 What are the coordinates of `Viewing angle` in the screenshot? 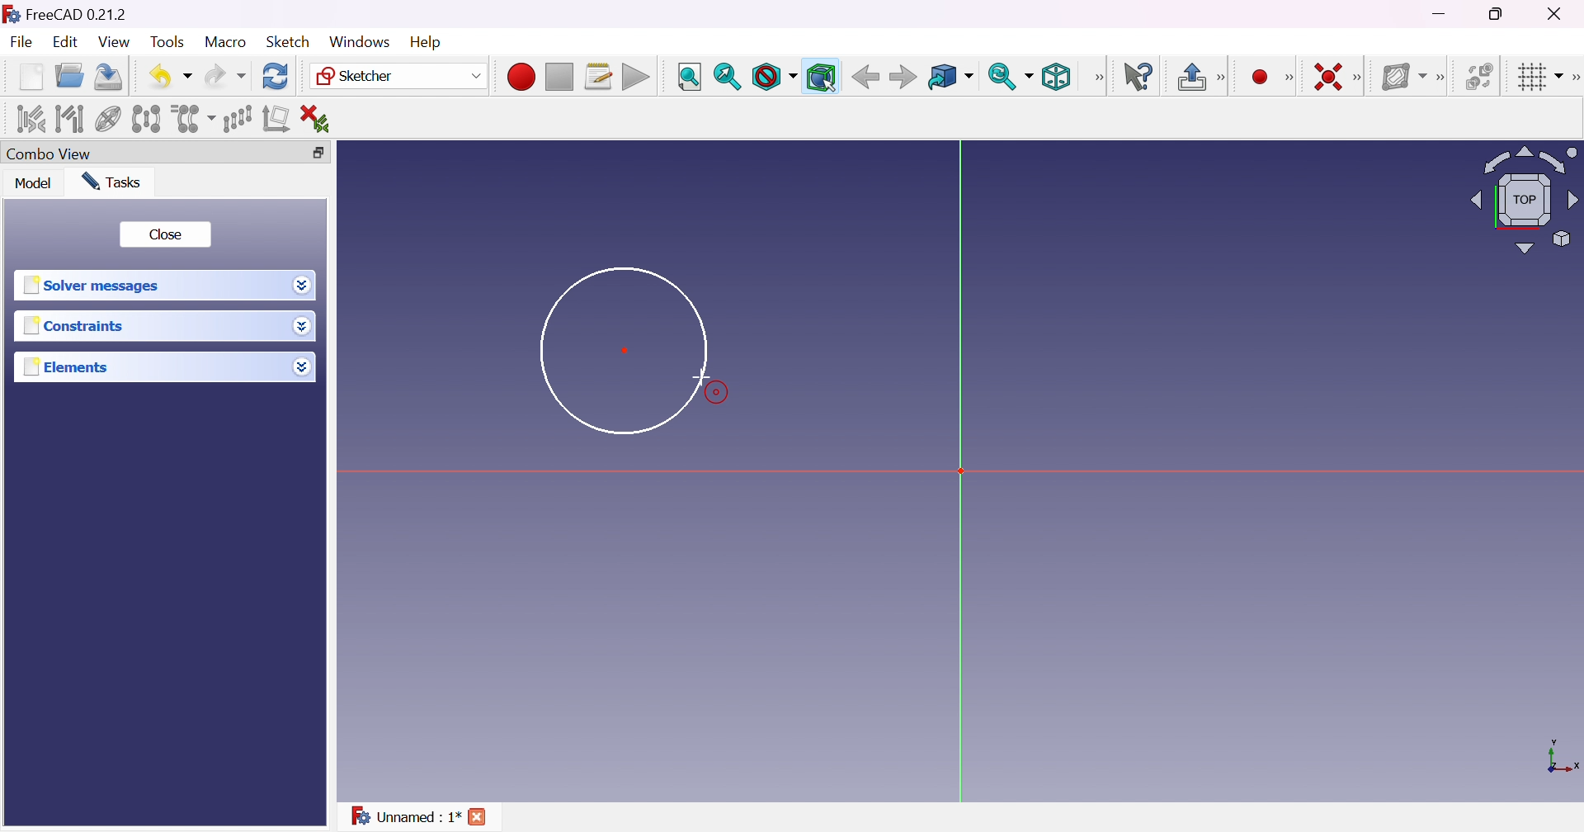 It's located at (1525, 199).